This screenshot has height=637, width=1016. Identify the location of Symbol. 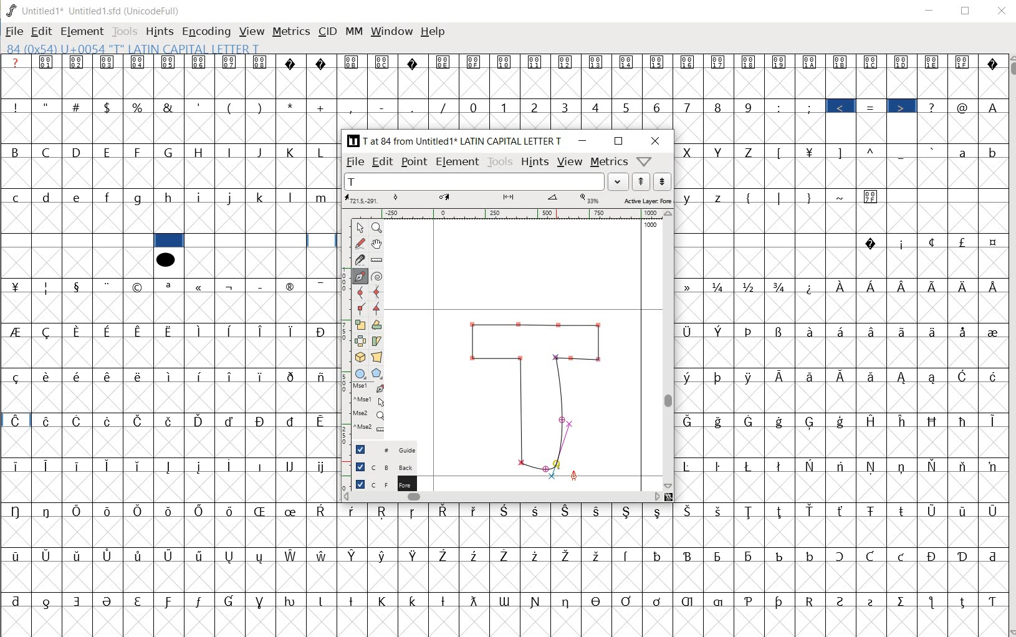
(262, 331).